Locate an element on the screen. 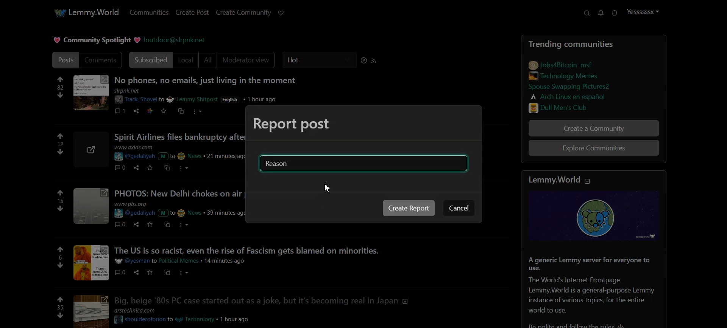 This screenshot has width=727, height=328. Unread report is located at coordinates (614, 13).